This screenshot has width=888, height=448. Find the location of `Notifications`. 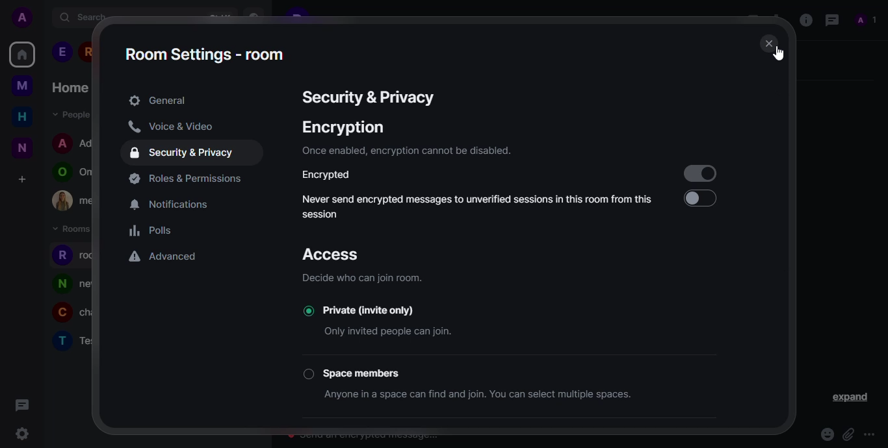

Notifications is located at coordinates (169, 203).